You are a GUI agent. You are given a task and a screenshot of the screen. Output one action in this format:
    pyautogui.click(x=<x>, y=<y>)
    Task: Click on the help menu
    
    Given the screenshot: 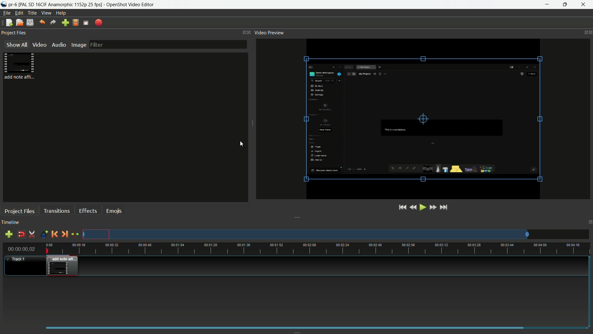 What is the action you would take?
    pyautogui.click(x=61, y=14)
    